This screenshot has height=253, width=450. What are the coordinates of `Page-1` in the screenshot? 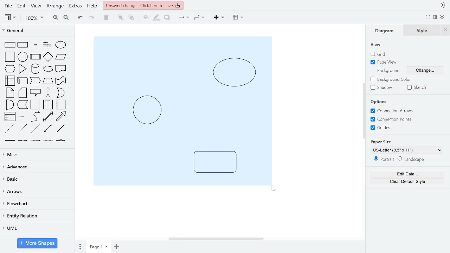 It's located at (98, 246).